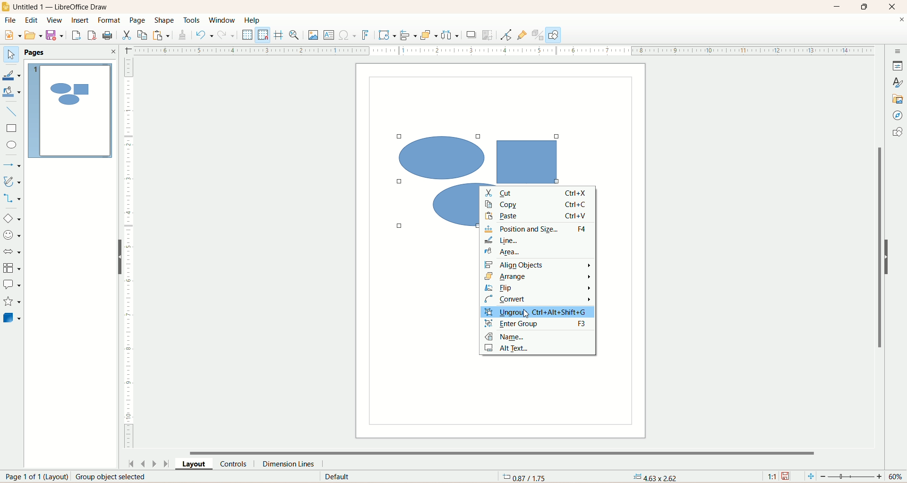 Image resolution: width=907 pixels, height=483 pixels. I want to click on ellipse, so click(10, 146).